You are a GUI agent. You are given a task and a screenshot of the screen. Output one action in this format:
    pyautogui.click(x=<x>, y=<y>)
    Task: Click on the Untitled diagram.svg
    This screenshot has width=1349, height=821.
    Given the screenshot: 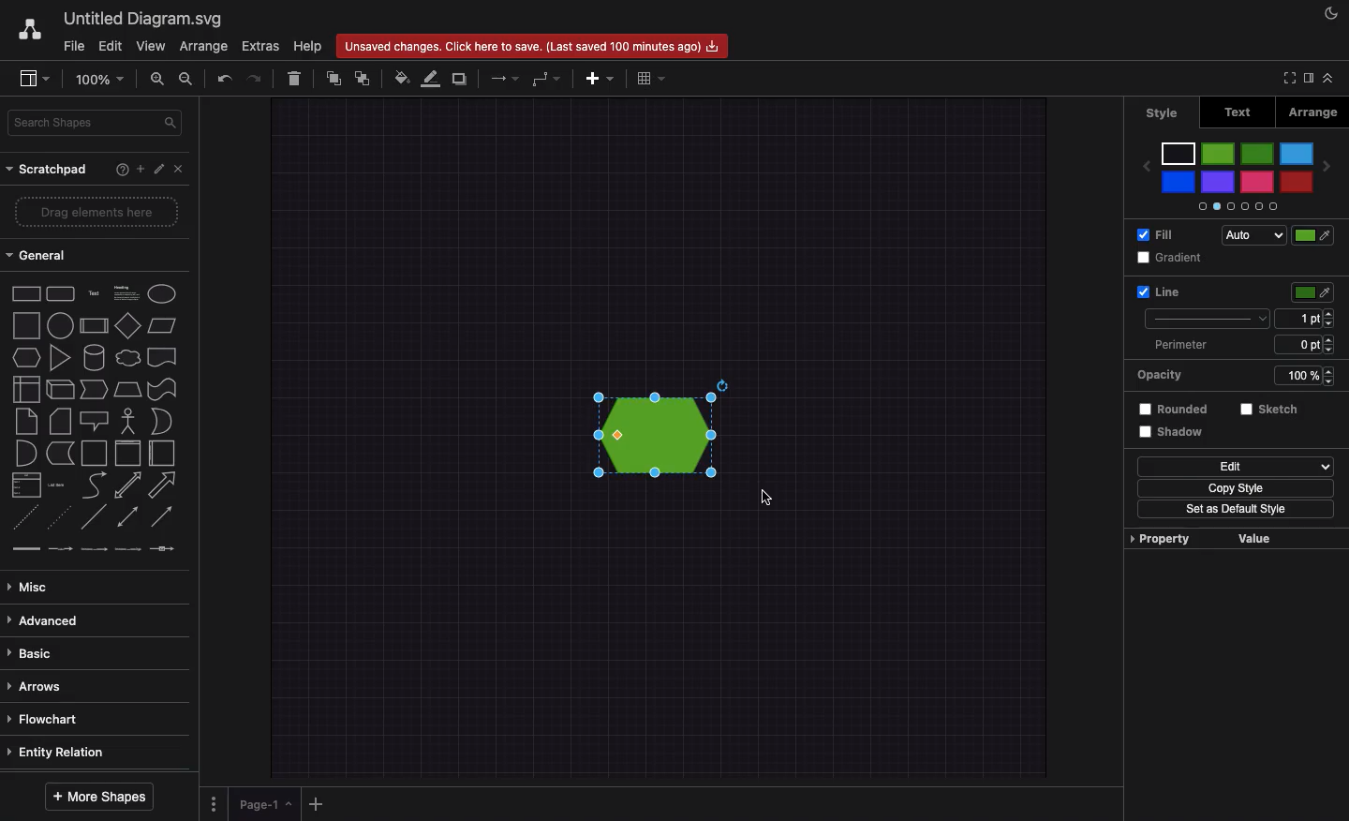 What is the action you would take?
    pyautogui.click(x=143, y=18)
    